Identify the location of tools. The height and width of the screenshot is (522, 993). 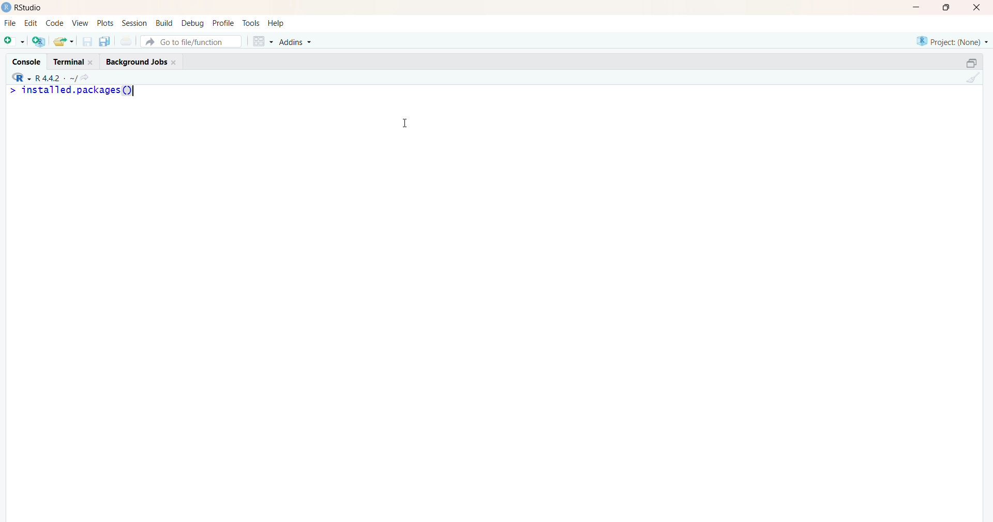
(251, 23).